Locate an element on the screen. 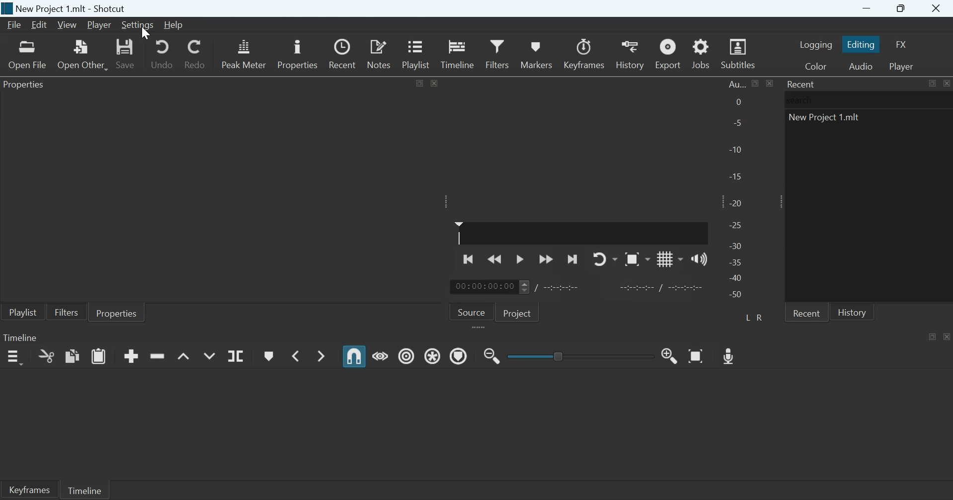 Image resolution: width=953 pixels, height=500 pixels. View is located at coordinates (66, 25).